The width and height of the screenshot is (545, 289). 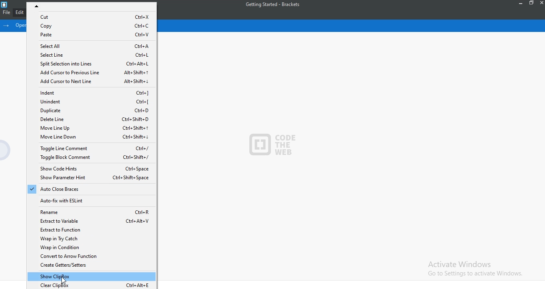 I want to click on file, so click(x=5, y=13).